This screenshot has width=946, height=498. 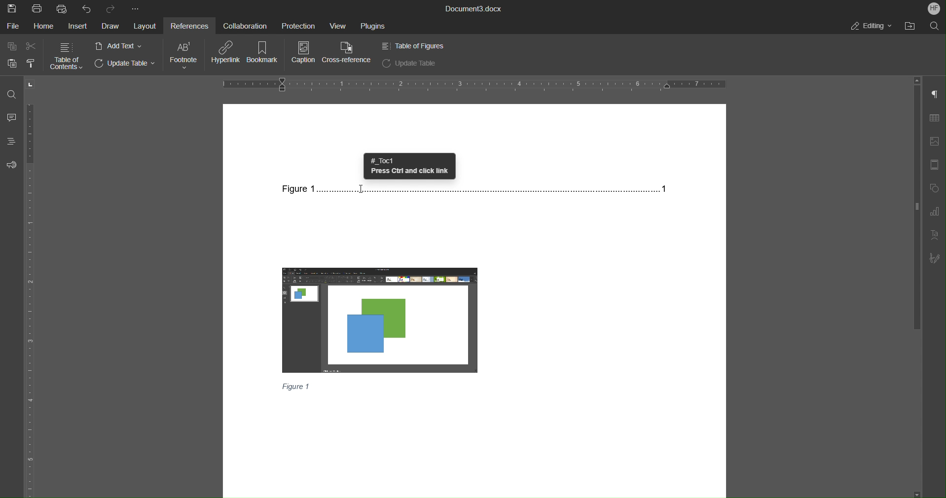 What do you see at coordinates (14, 26) in the screenshot?
I see `File` at bounding box center [14, 26].